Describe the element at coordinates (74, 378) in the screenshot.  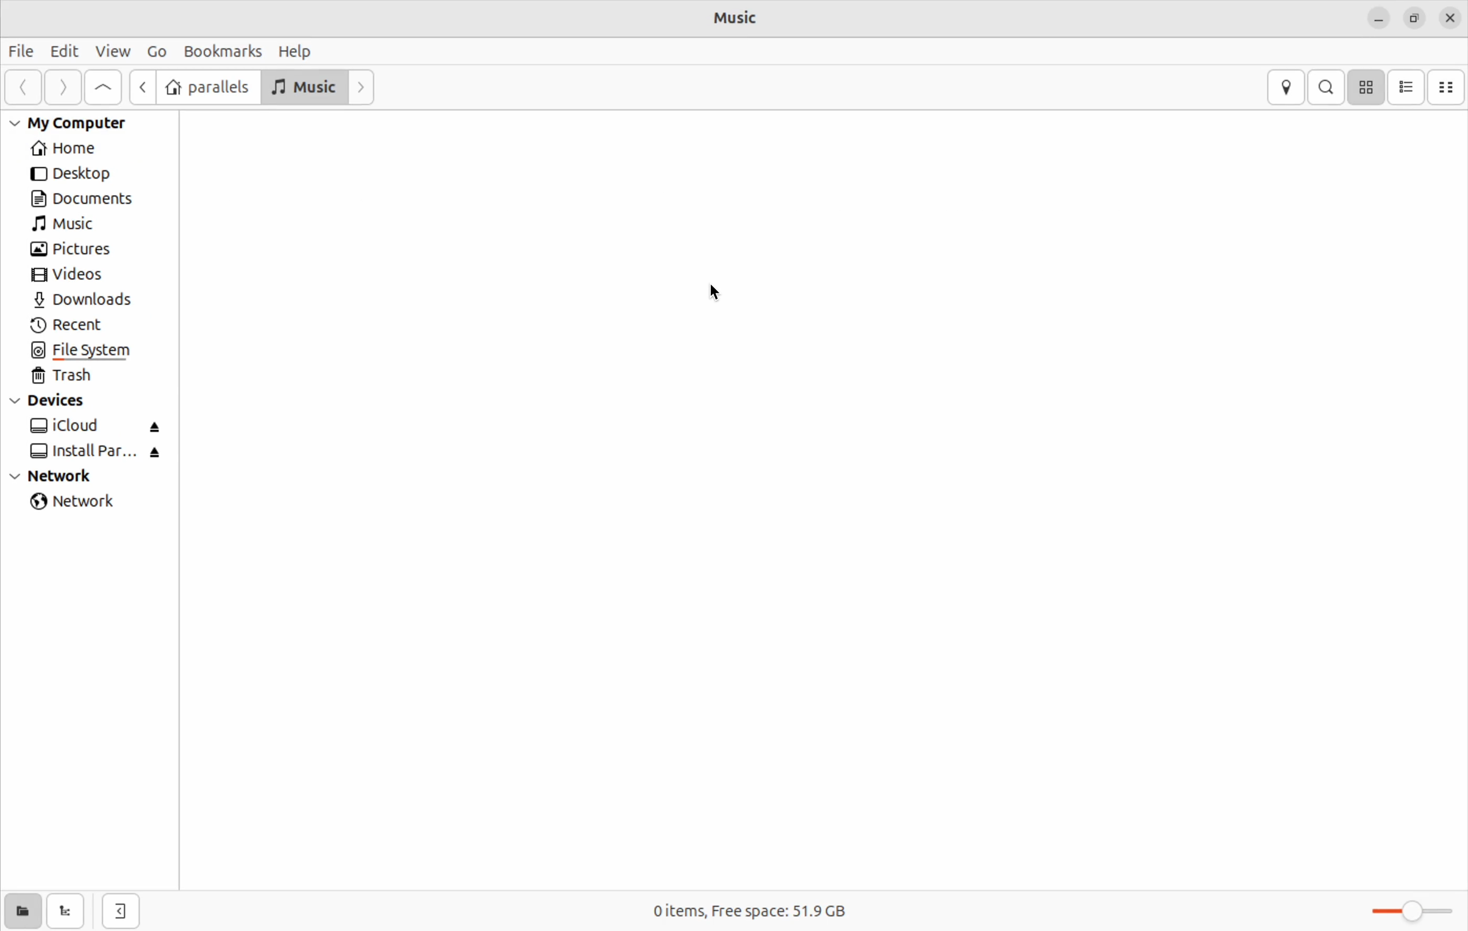
I see `trash` at that location.